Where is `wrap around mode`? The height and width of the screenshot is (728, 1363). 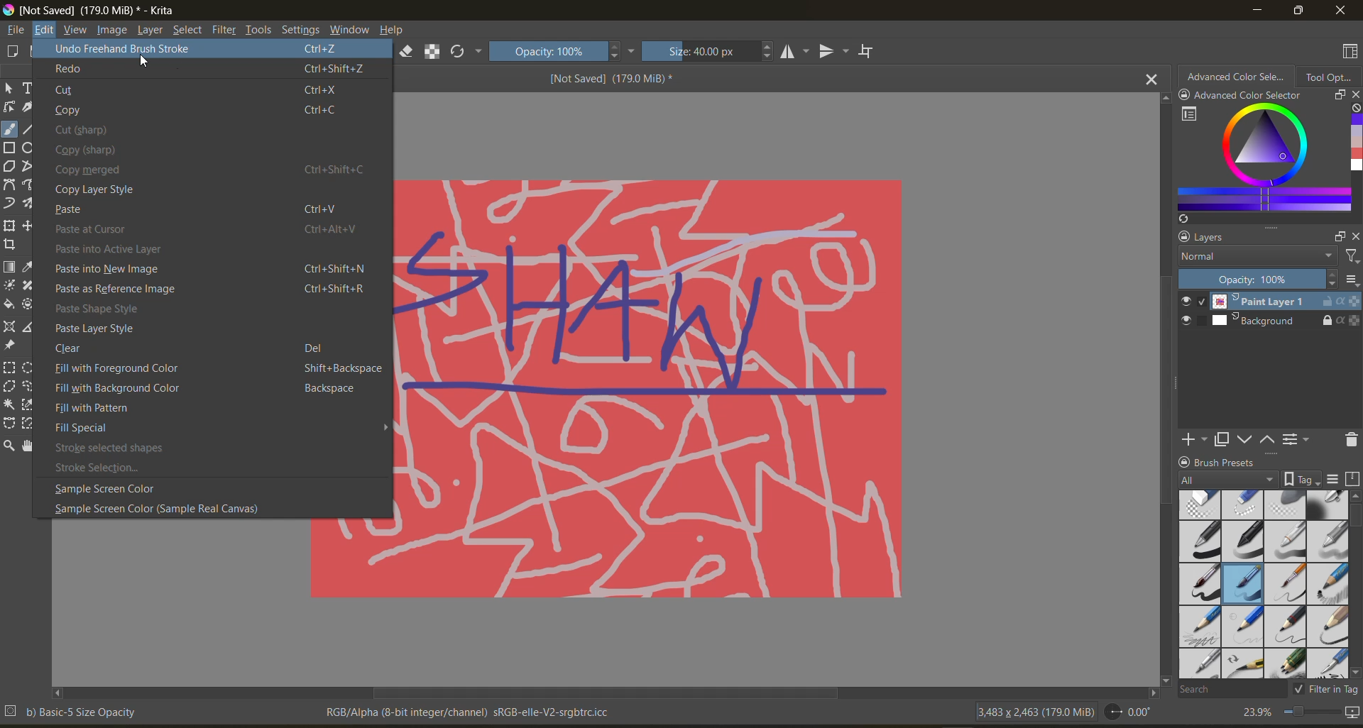 wrap around mode is located at coordinates (868, 50).